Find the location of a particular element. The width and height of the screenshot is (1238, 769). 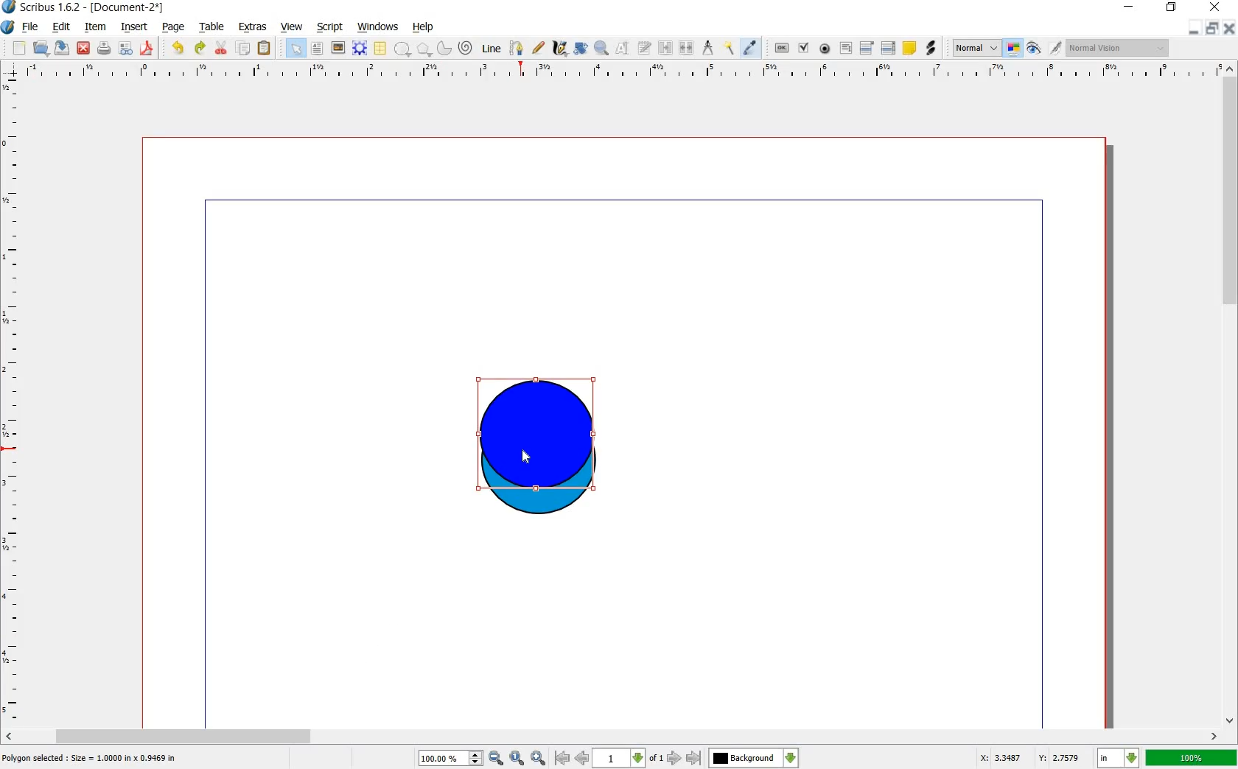

zoom in is located at coordinates (538, 758).